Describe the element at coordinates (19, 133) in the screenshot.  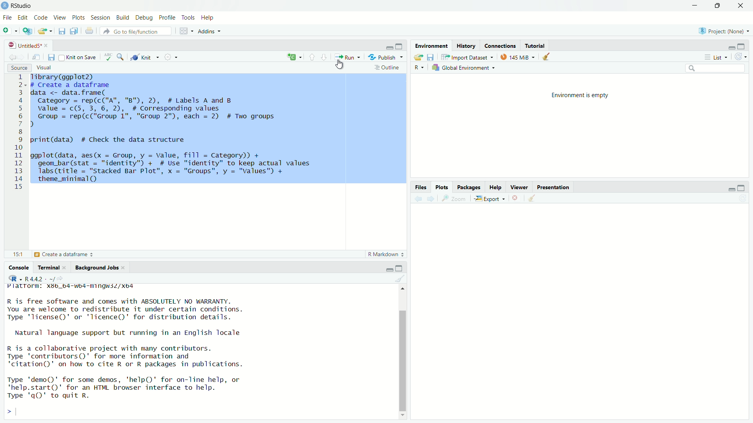
I see `1 2 3 4 5 6 7 8 9 10 11 12 13 14 15` at that location.